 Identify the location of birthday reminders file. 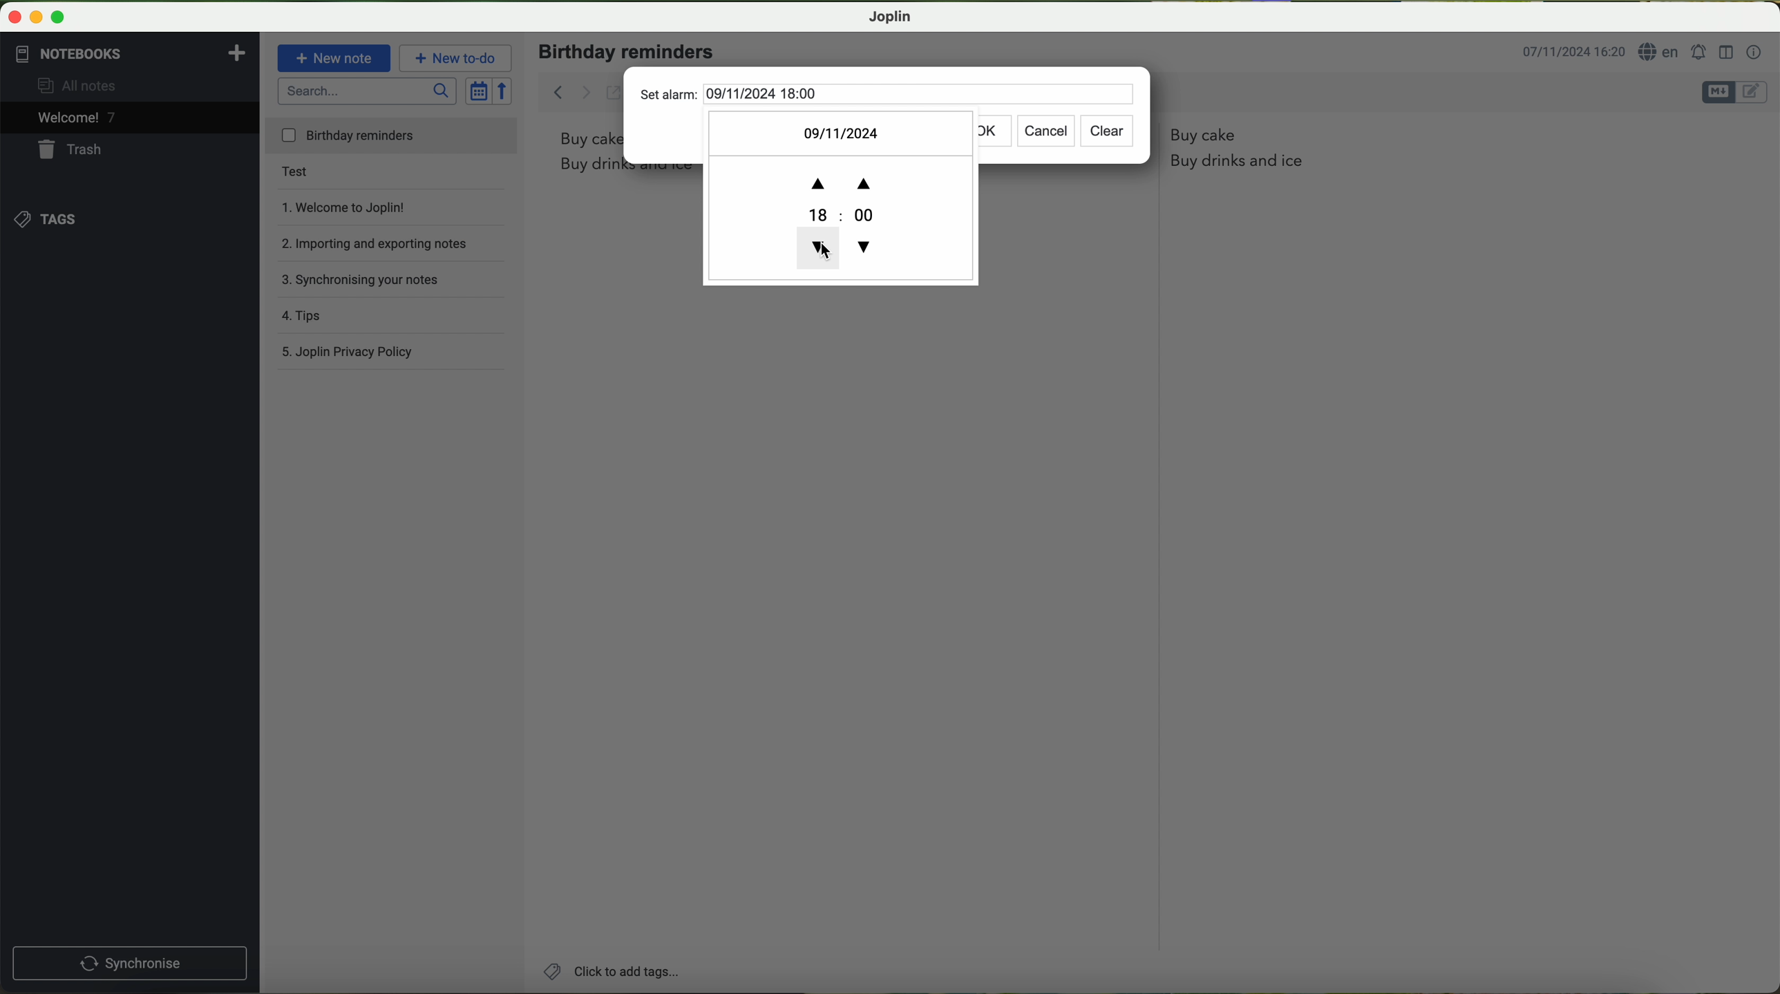
(392, 138).